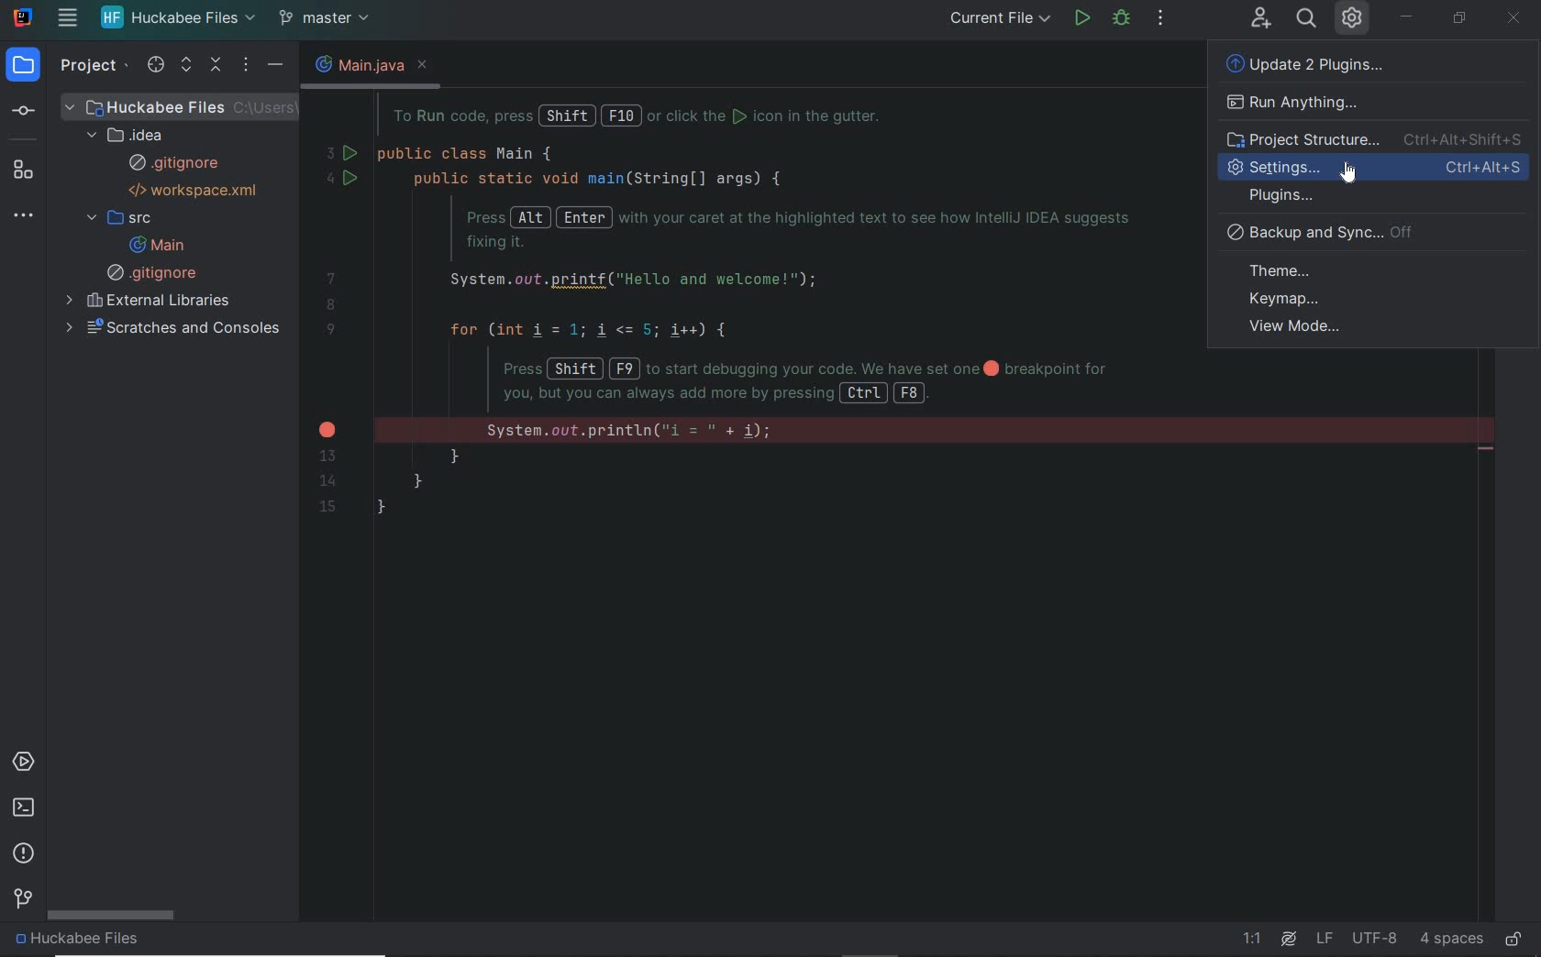 This screenshot has width=1541, height=957. What do you see at coordinates (1512, 20) in the screenshot?
I see `close` at bounding box center [1512, 20].